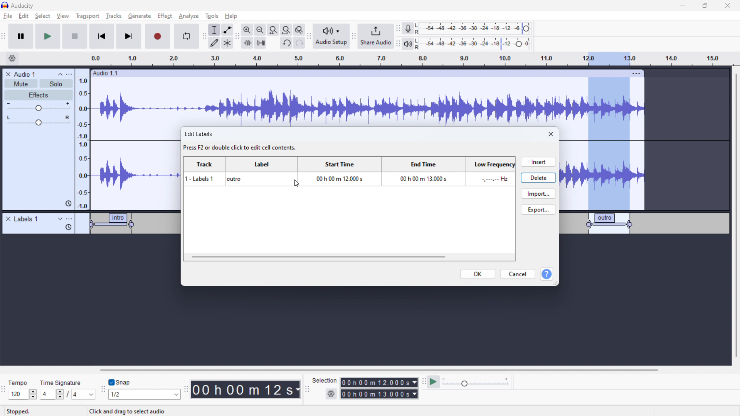 The width and height of the screenshot is (740, 416). I want to click on effect, so click(165, 16).